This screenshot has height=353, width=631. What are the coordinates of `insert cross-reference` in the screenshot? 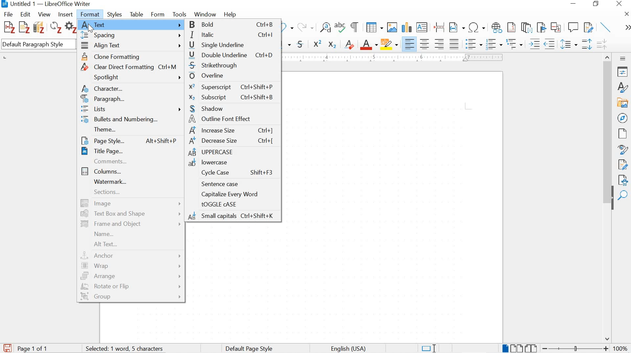 It's located at (556, 27).